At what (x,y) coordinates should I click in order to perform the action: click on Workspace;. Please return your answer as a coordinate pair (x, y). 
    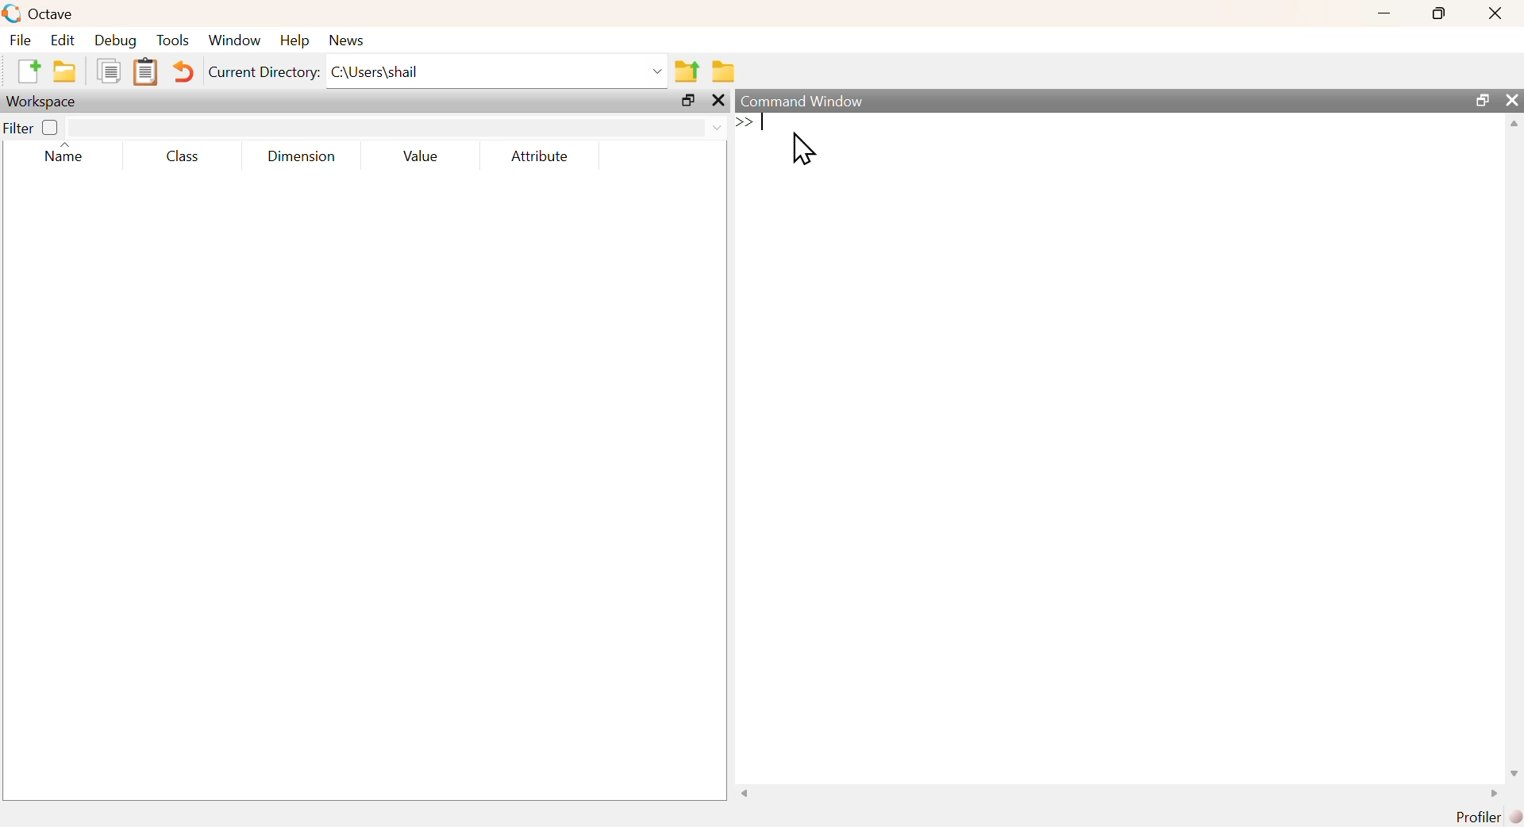
    Looking at the image, I should click on (42, 102).